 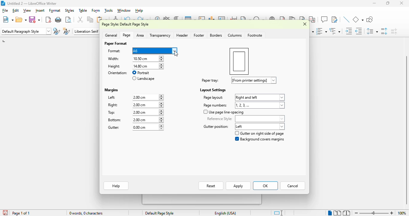 I want to click on paper format, so click(x=116, y=43).